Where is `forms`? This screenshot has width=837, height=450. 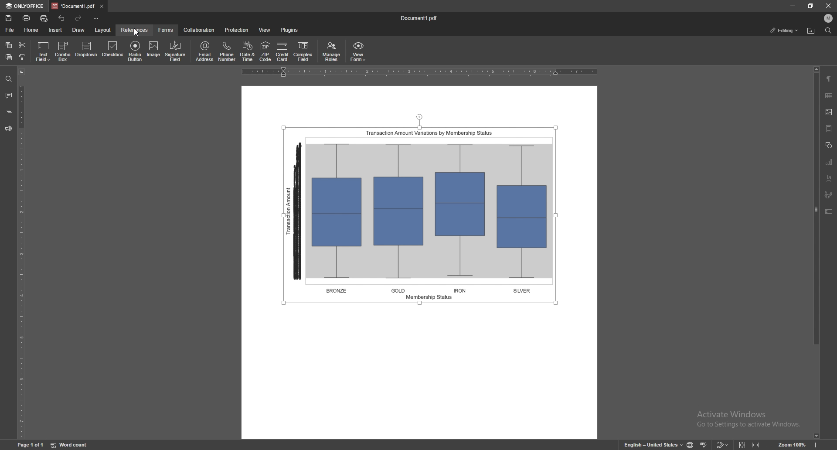 forms is located at coordinates (167, 30).